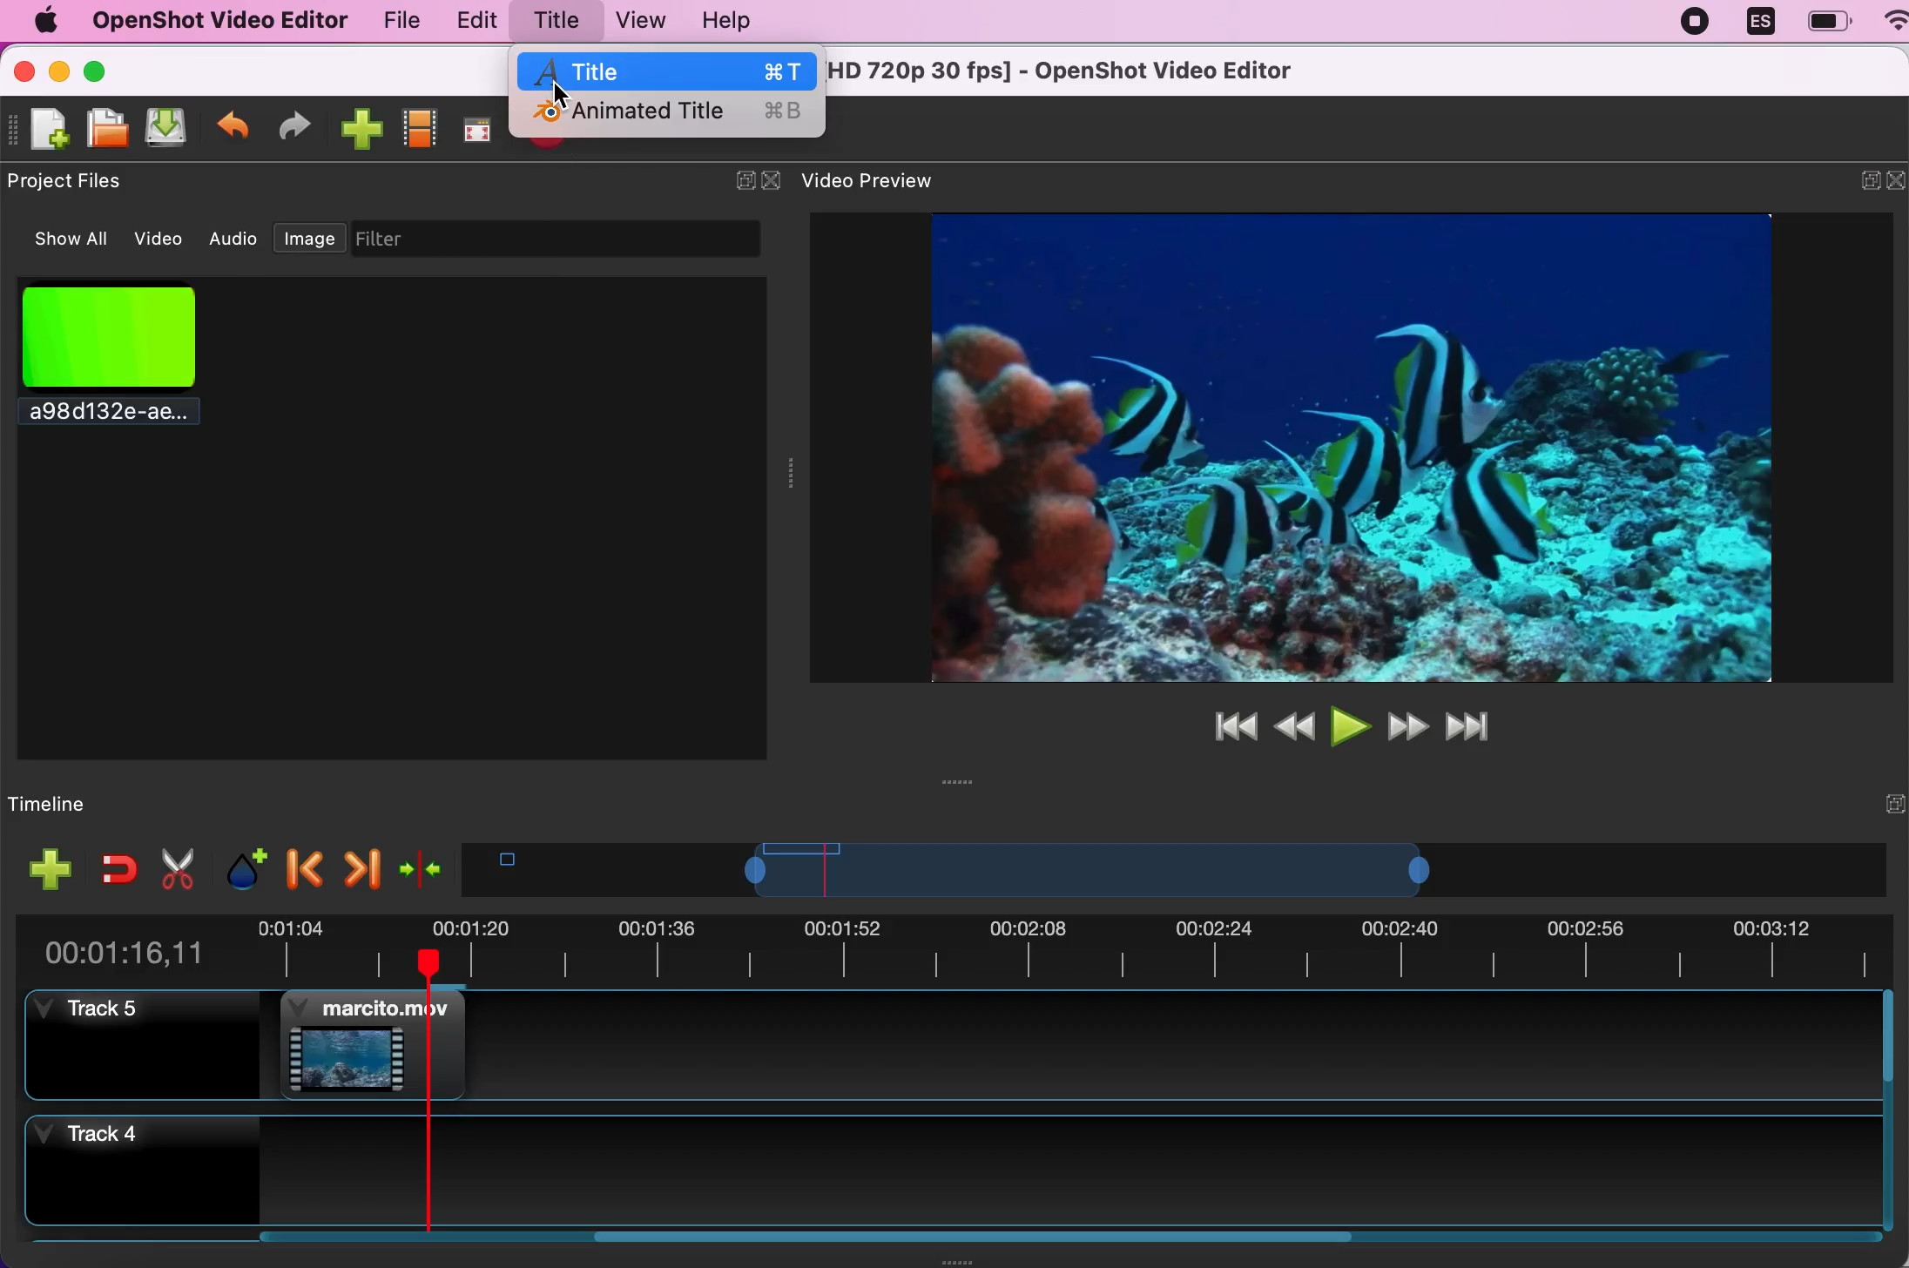 Image resolution: width=1909 pixels, height=1268 pixels. I want to click on full screen, so click(482, 125).